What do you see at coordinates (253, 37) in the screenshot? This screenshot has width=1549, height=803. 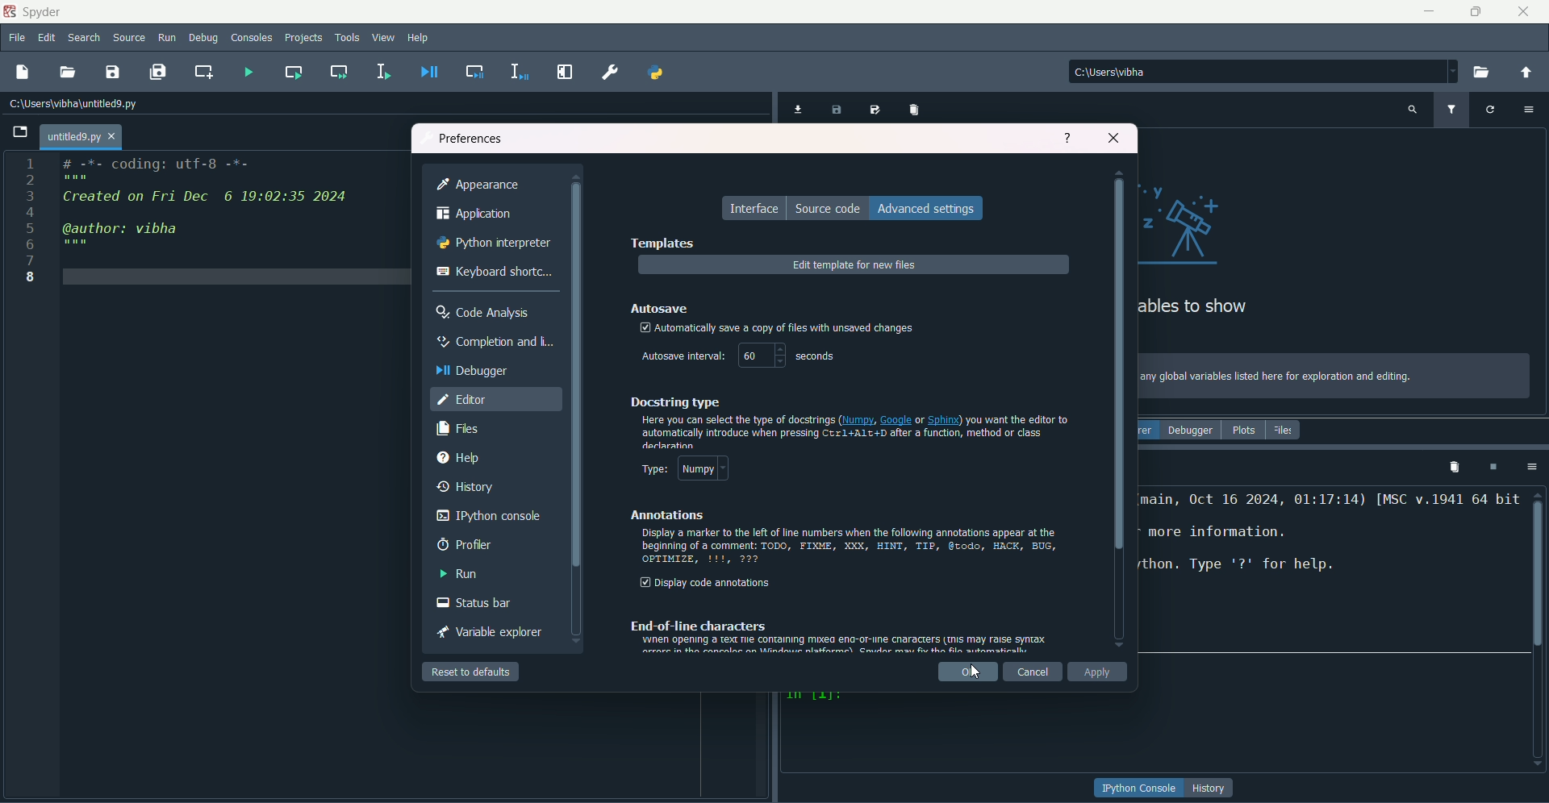 I see `consoles` at bounding box center [253, 37].